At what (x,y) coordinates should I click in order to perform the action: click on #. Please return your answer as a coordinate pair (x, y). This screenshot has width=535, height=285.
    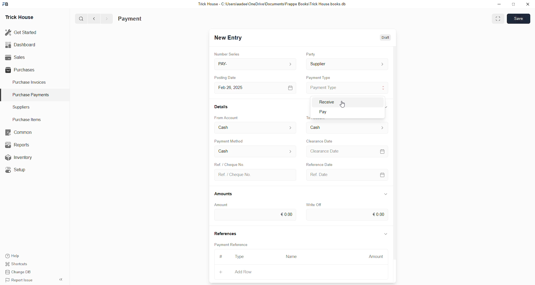
    Looking at the image, I should click on (222, 256).